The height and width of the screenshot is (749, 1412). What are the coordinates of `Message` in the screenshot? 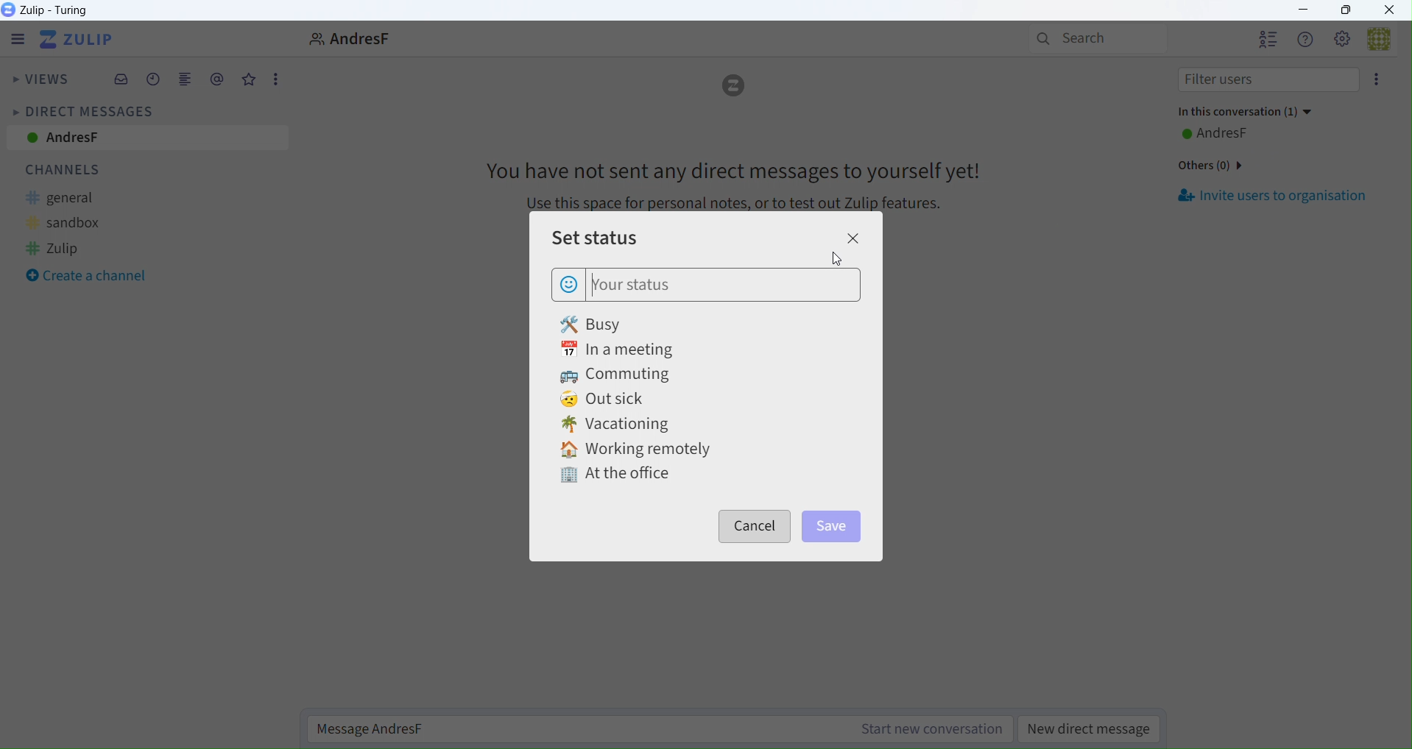 It's located at (728, 179).